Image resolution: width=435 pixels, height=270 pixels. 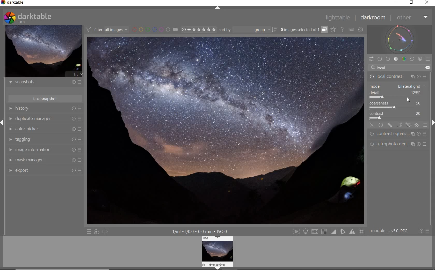 What do you see at coordinates (73, 149) in the screenshot?
I see `Reset` at bounding box center [73, 149].